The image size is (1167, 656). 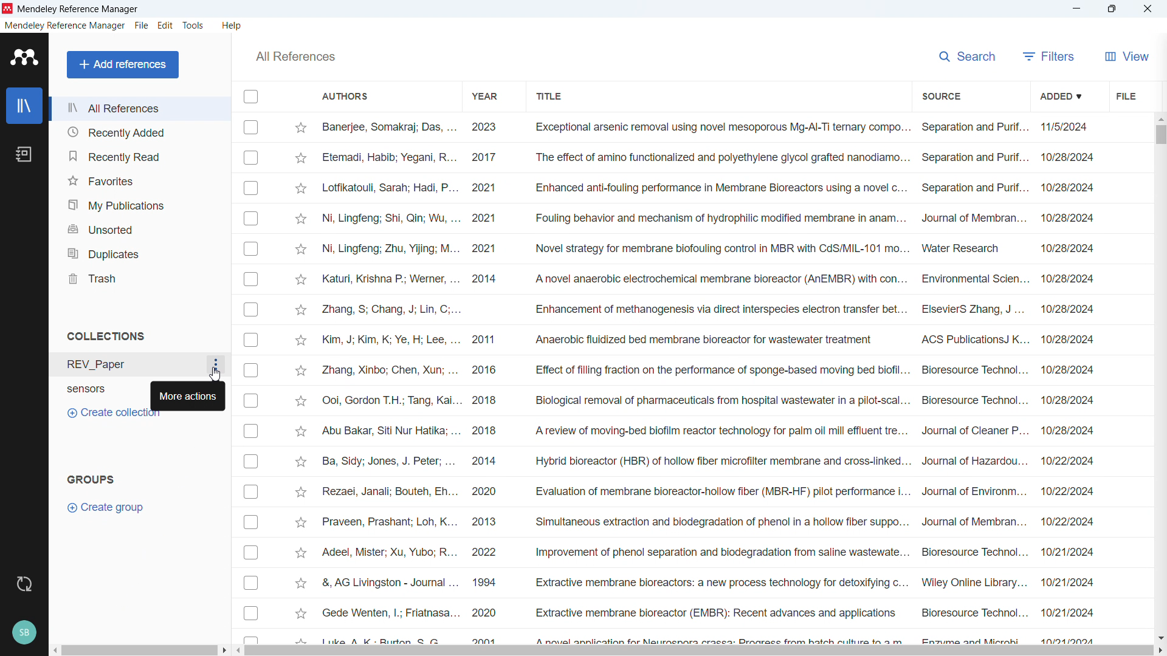 I want to click on Star mark respective publication, so click(x=301, y=219).